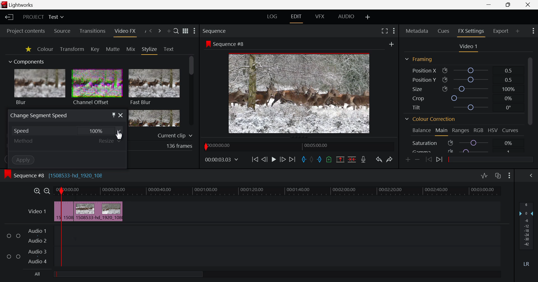 The height and width of the screenshot is (282, 538). Describe the element at coordinates (176, 135) in the screenshot. I see `current clip` at that location.